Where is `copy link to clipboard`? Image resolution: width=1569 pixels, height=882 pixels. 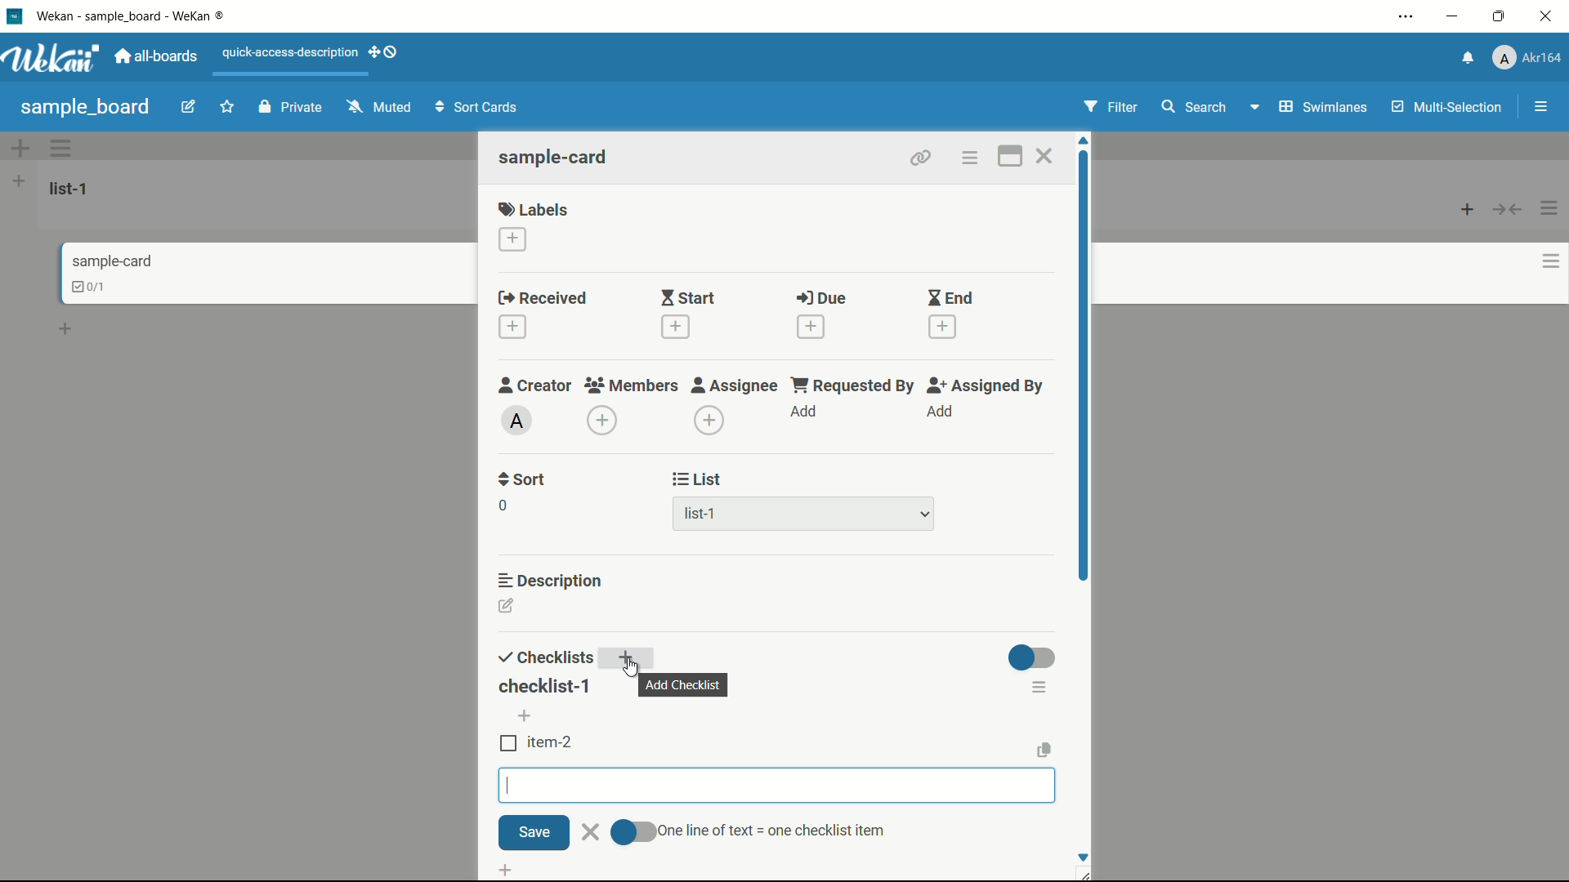
copy link to clipboard is located at coordinates (919, 158).